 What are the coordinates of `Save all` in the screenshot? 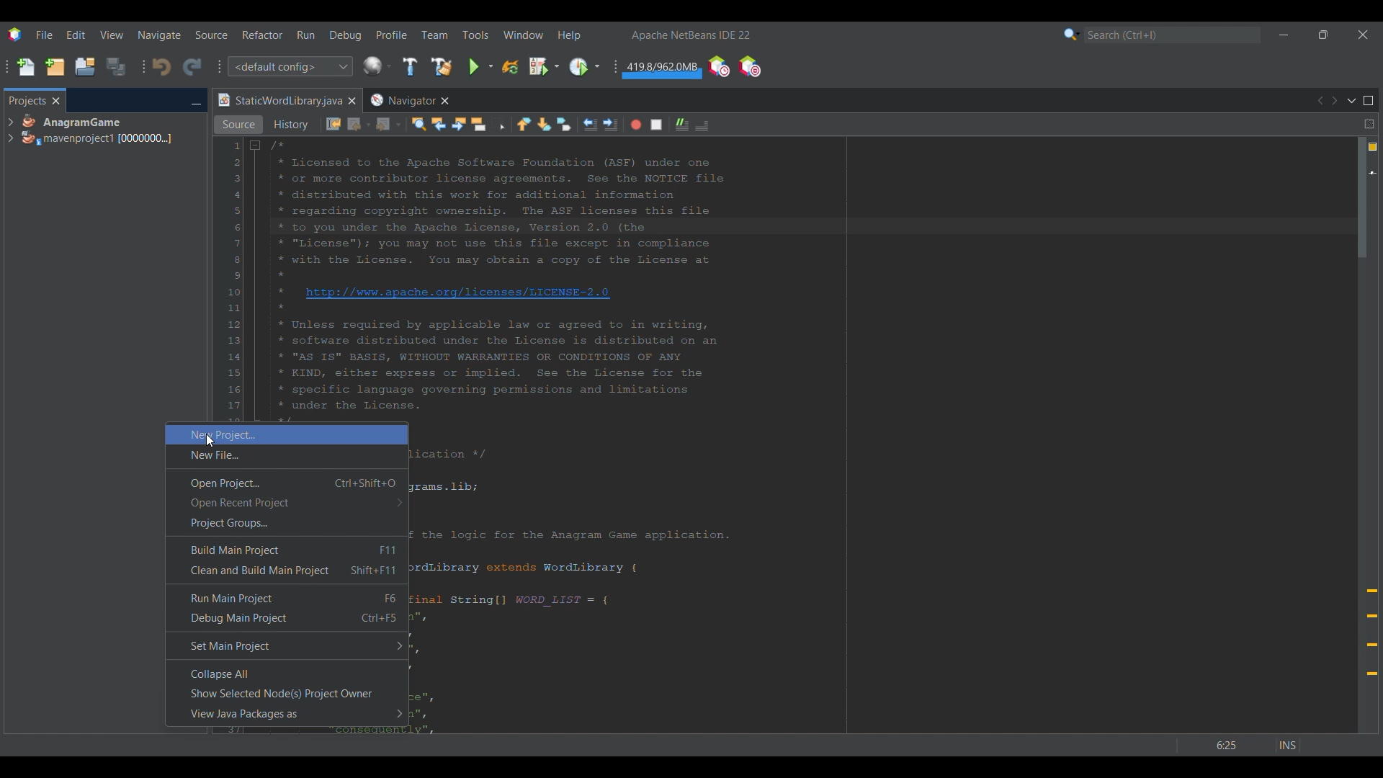 It's located at (116, 66).